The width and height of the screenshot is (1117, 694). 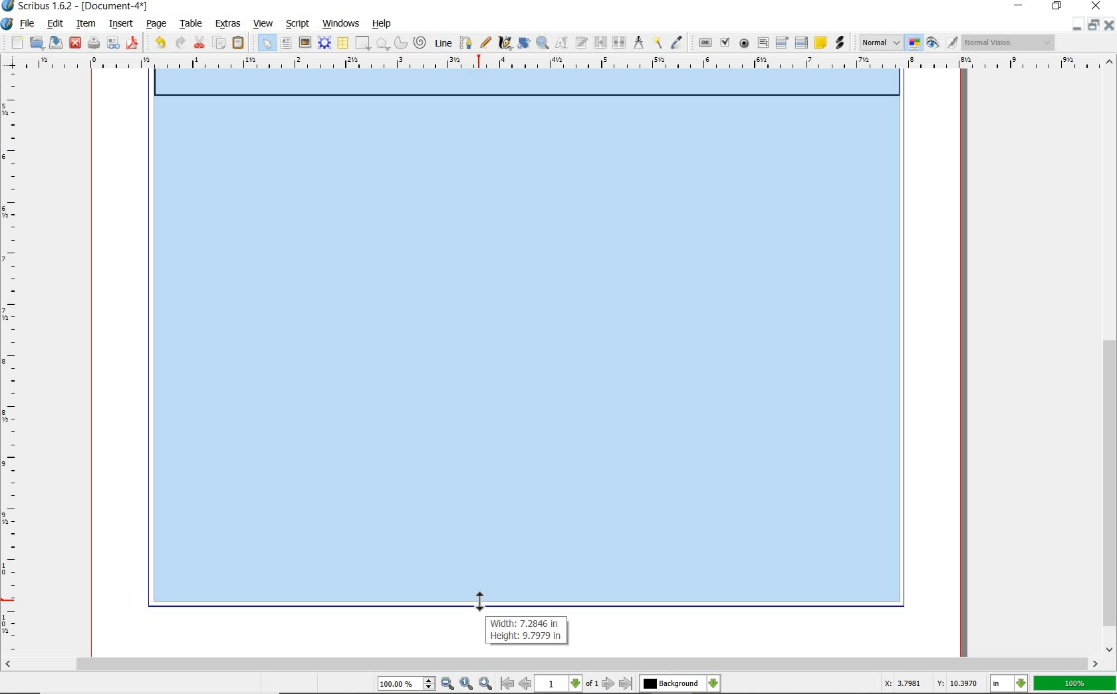 I want to click on X: 3.7981 Y: 10.3970, so click(x=927, y=683).